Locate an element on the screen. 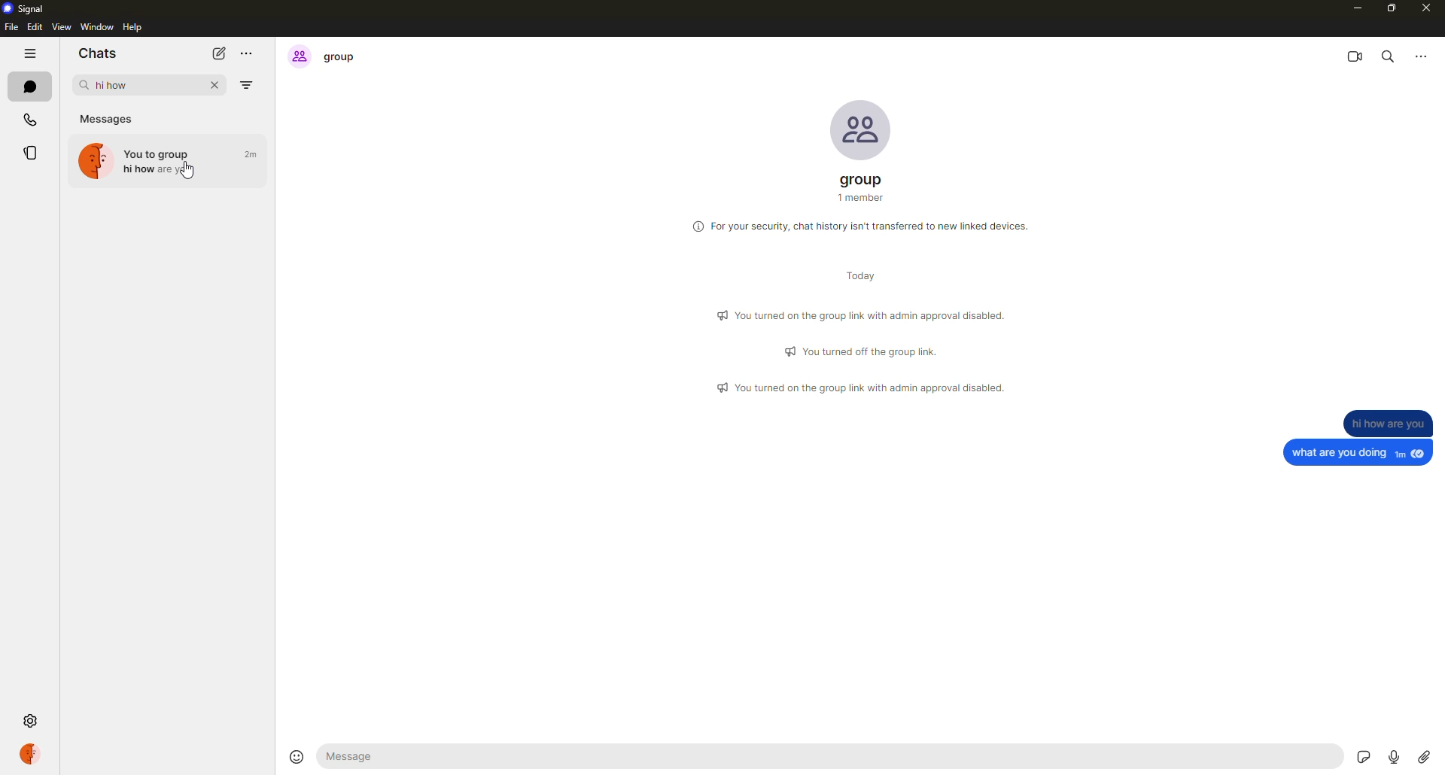 Image resolution: width=1445 pixels, height=775 pixels. calls is located at coordinates (29, 118).